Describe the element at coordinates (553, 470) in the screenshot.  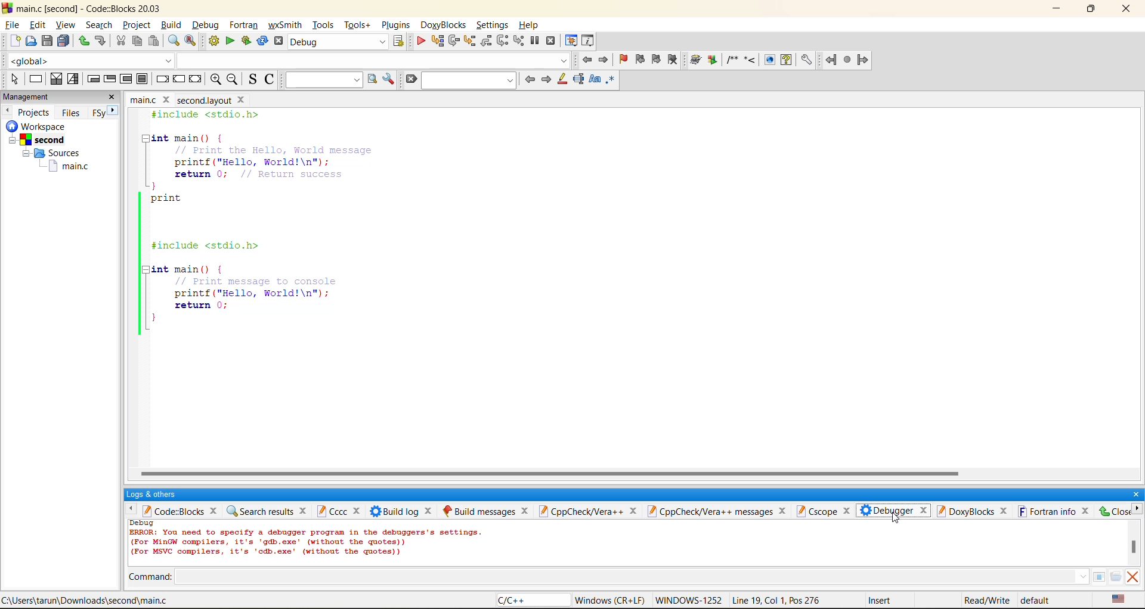
I see `horizontal scroll bar` at that location.